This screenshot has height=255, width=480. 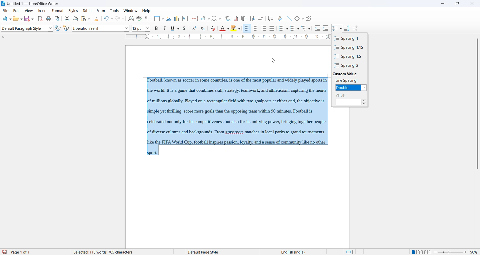 What do you see at coordinates (264, 28) in the screenshot?
I see `text align center` at bounding box center [264, 28].